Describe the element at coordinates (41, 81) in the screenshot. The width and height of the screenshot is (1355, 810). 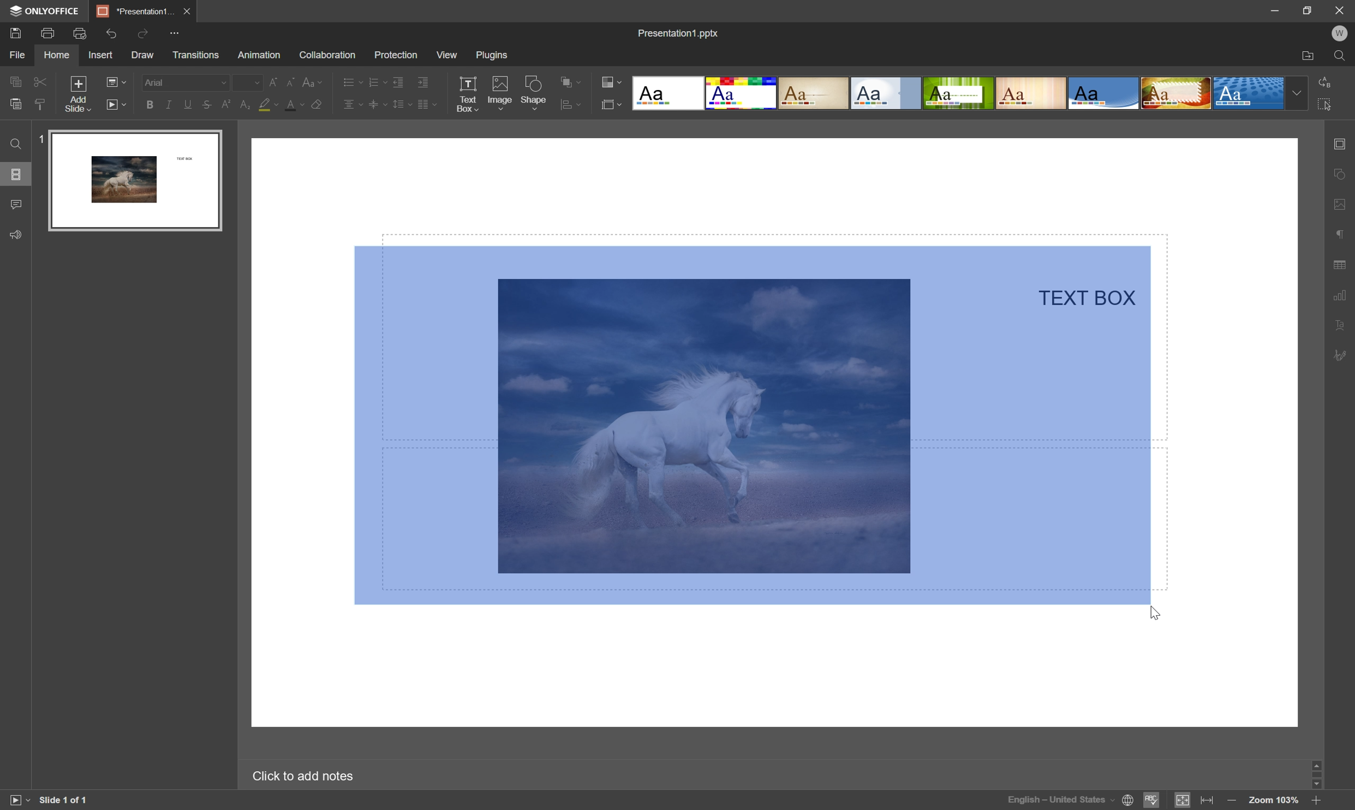
I see `cut` at that location.